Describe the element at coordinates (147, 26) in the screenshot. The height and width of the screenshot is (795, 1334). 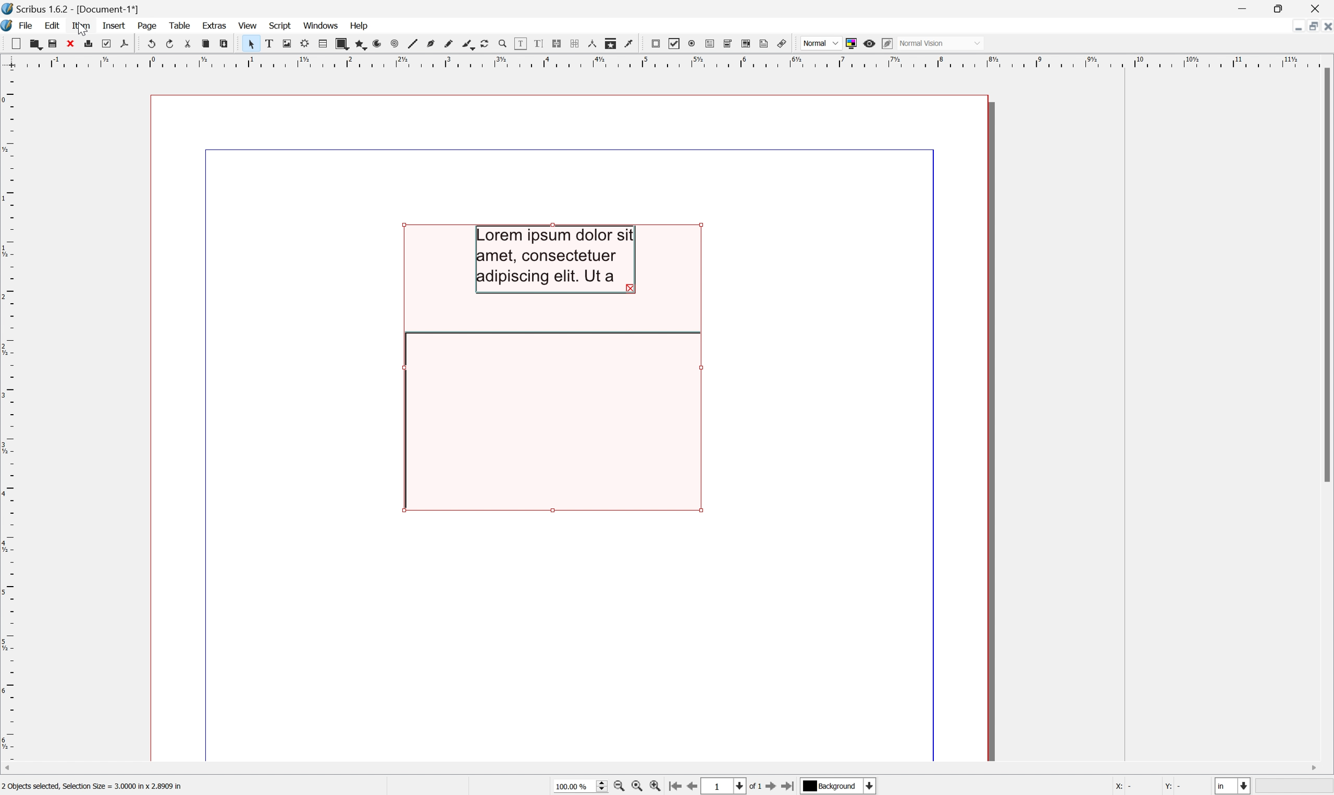
I see `Page` at that location.